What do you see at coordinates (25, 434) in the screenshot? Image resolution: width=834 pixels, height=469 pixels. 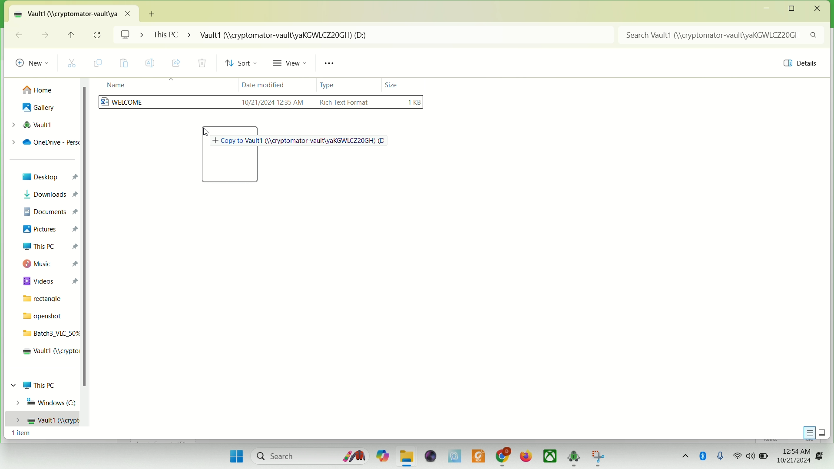 I see `1 item` at bounding box center [25, 434].